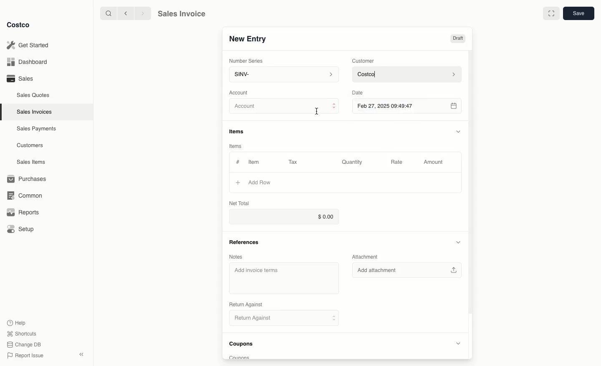  What do you see at coordinates (237, 162) in the screenshot?
I see `Hashtag` at bounding box center [237, 162].